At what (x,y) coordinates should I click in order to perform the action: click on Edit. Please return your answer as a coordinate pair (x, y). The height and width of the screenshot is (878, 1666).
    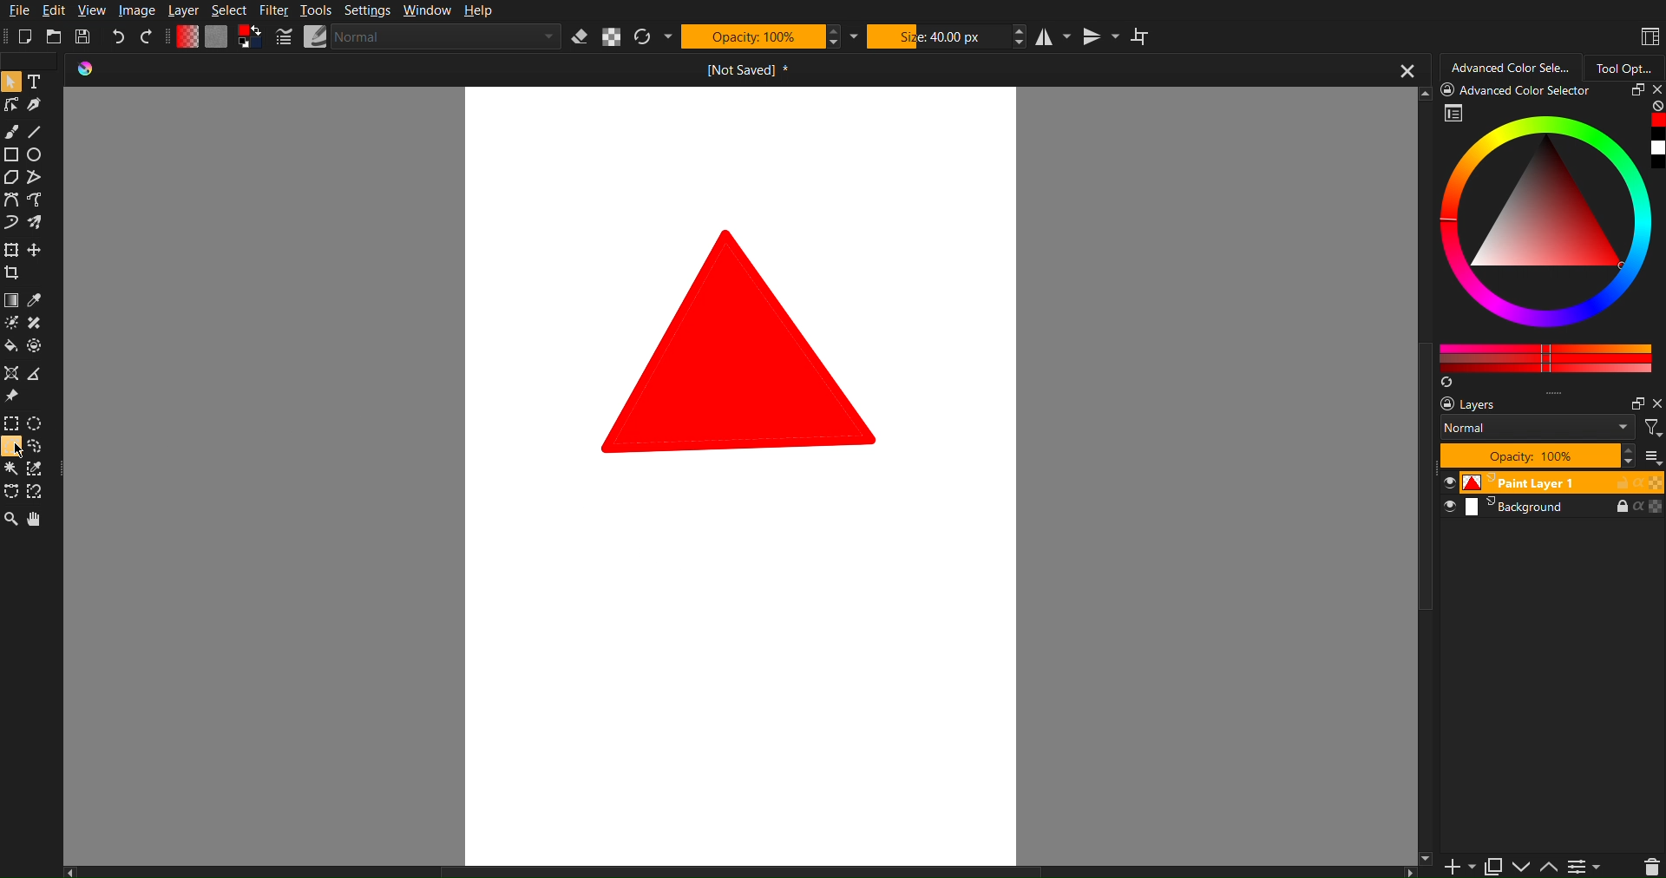
    Looking at the image, I should click on (56, 11).